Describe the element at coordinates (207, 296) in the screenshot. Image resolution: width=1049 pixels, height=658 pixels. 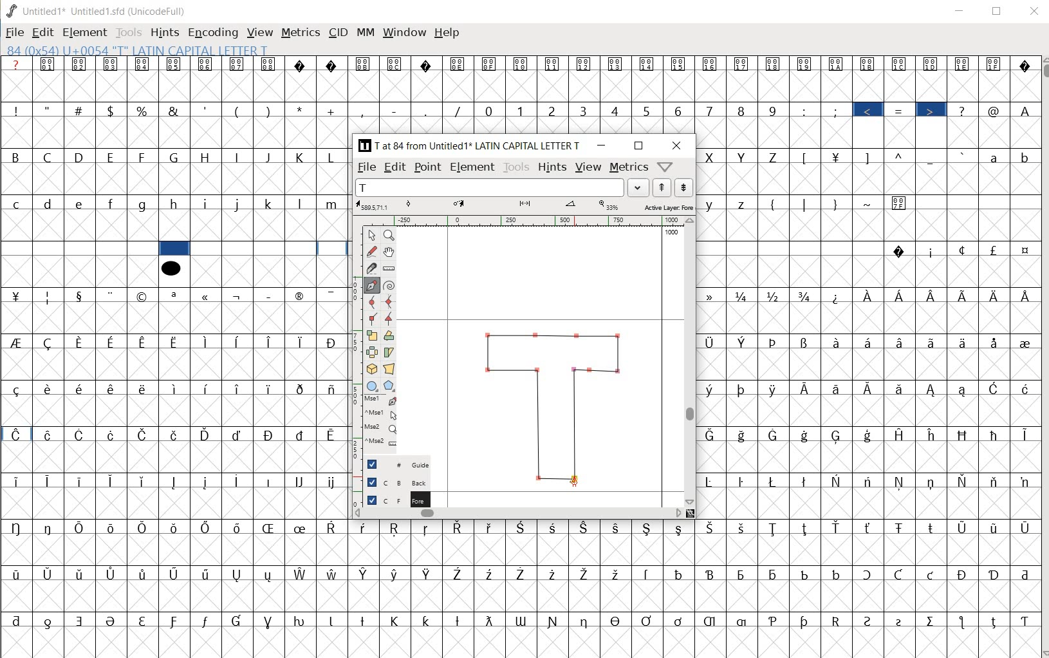
I see `Symbol` at that location.